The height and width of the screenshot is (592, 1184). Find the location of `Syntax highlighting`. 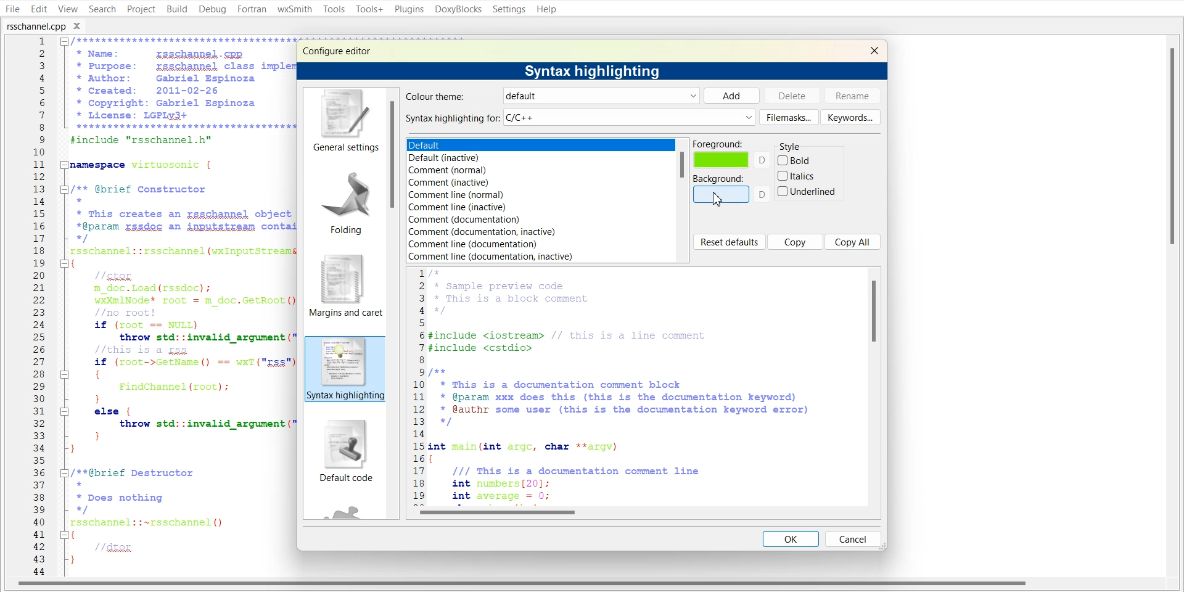

Syntax highlighting is located at coordinates (595, 70).